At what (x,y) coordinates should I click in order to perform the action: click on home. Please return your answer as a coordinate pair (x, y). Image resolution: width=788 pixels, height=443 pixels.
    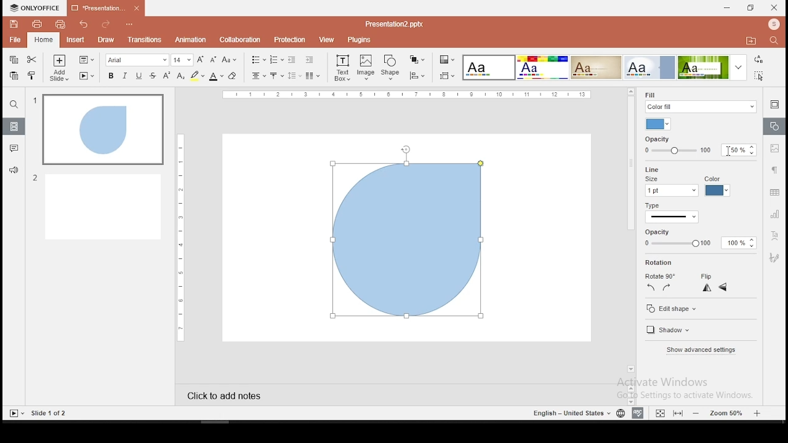
    Looking at the image, I should click on (43, 41).